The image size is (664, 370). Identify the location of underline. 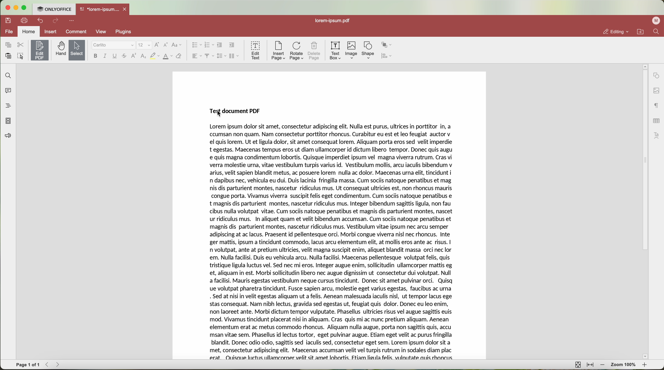
(115, 56).